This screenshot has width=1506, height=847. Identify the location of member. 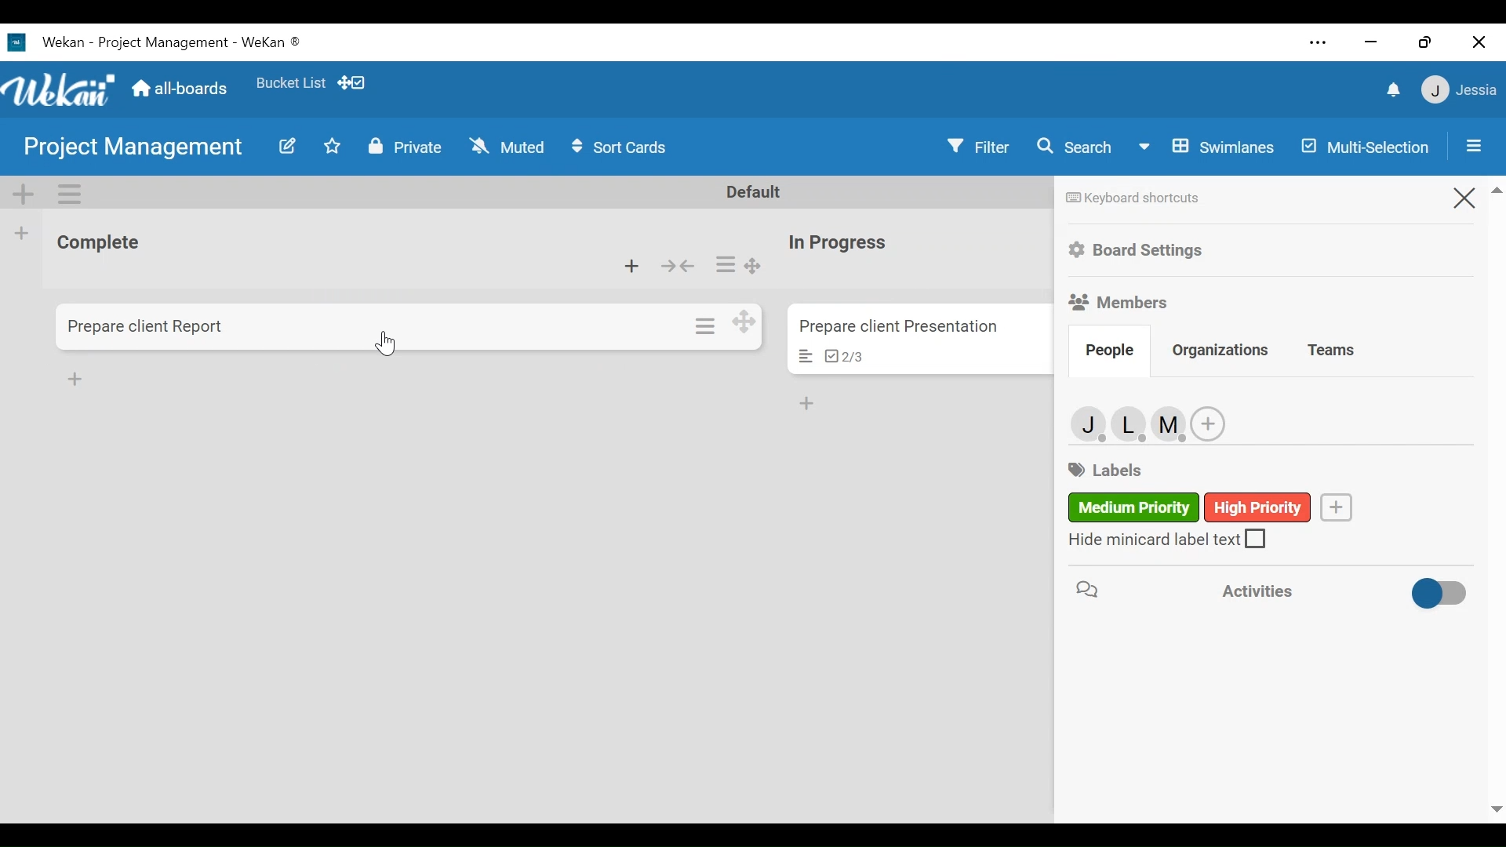
(1133, 423).